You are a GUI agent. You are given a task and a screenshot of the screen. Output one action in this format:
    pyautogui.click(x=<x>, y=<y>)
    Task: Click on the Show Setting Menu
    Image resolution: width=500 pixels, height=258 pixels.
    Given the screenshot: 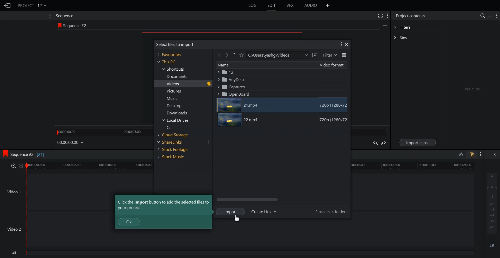 What is the action you would take?
    pyautogui.click(x=340, y=45)
    